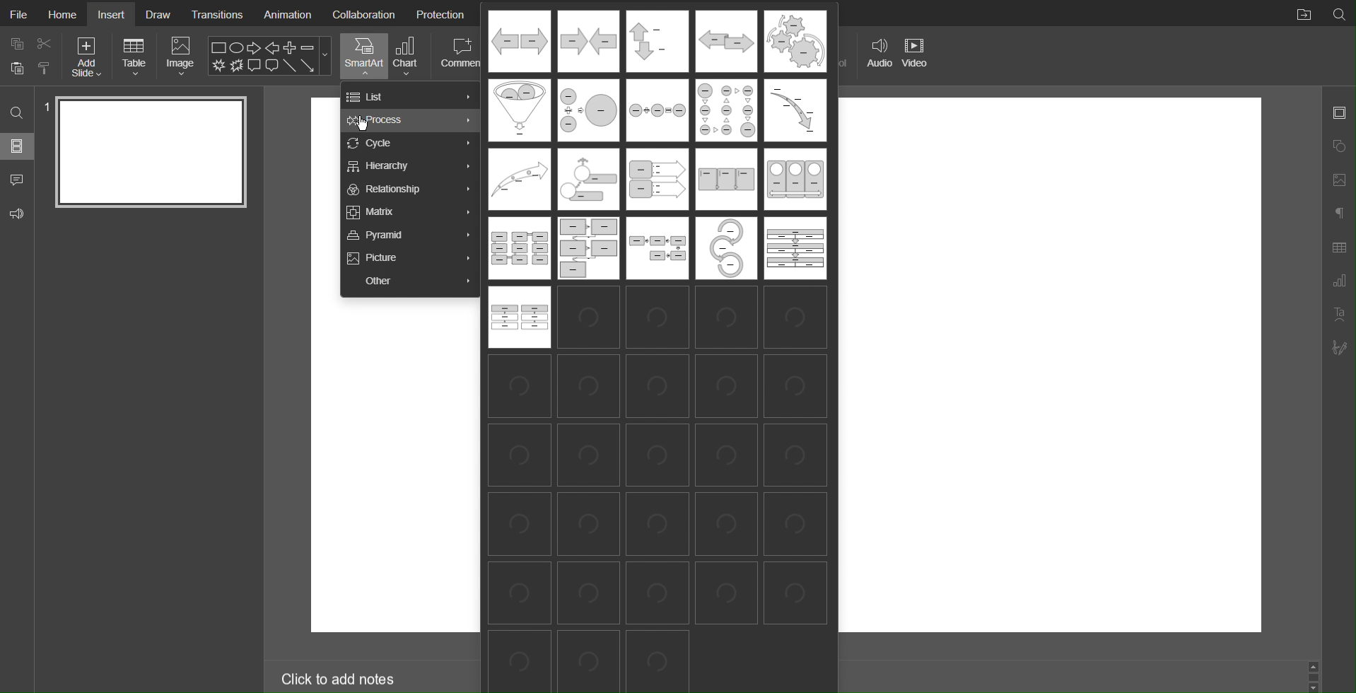 This screenshot has height=693, width=1356. What do you see at coordinates (339, 677) in the screenshot?
I see `Click to add notes` at bounding box center [339, 677].